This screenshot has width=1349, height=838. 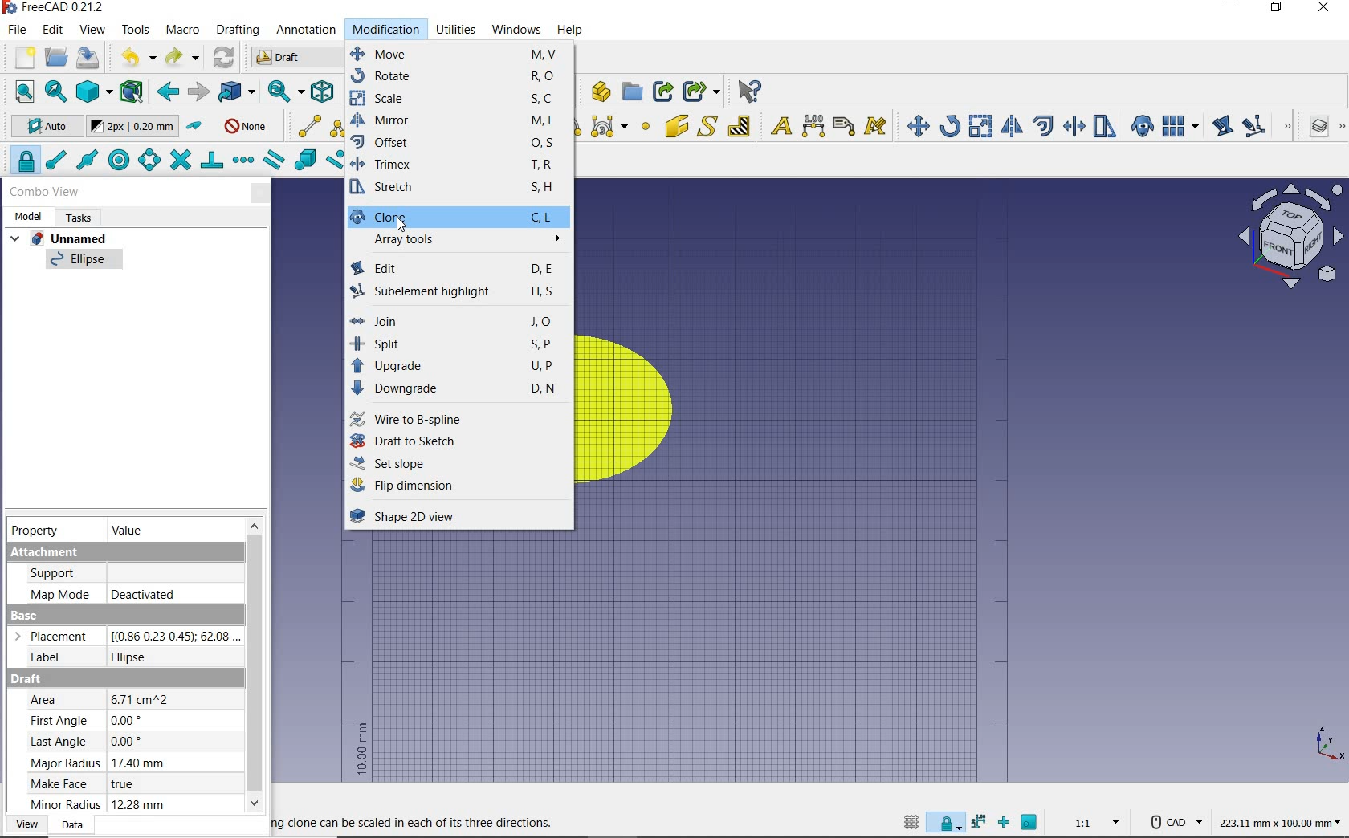 What do you see at coordinates (89, 60) in the screenshot?
I see `save` at bounding box center [89, 60].